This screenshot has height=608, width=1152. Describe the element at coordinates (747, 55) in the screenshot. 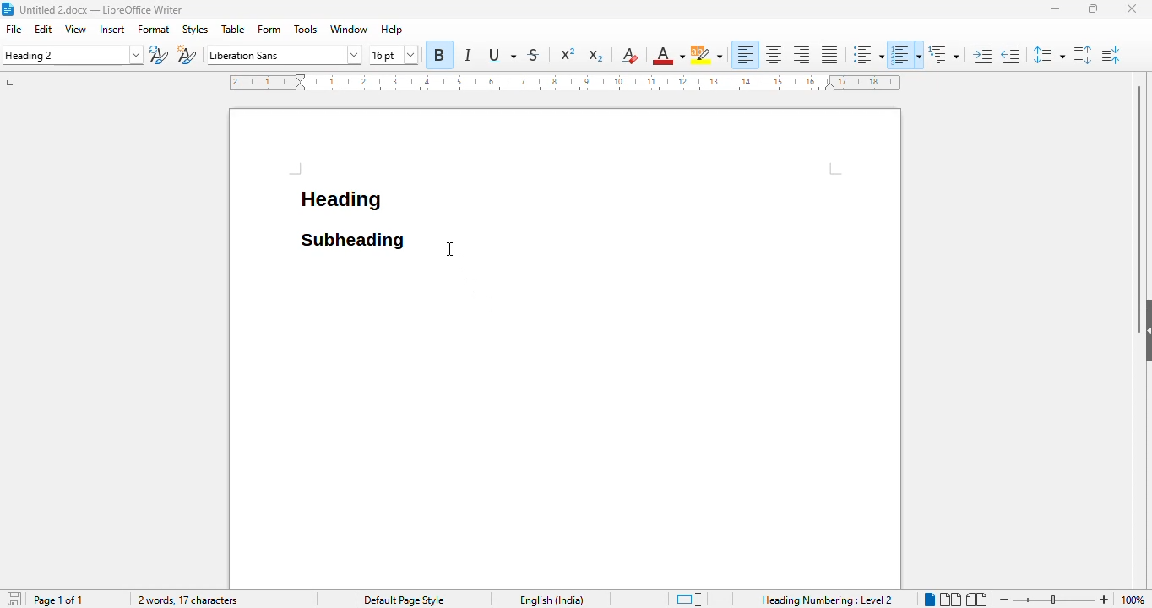

I see `align left` at that location.